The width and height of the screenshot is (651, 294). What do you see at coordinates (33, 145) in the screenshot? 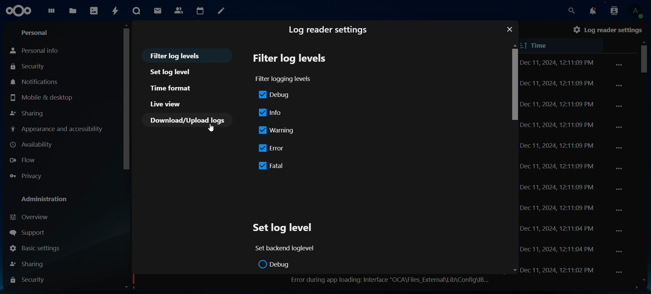
I see `availabilty` at bounding box center [33, 145].